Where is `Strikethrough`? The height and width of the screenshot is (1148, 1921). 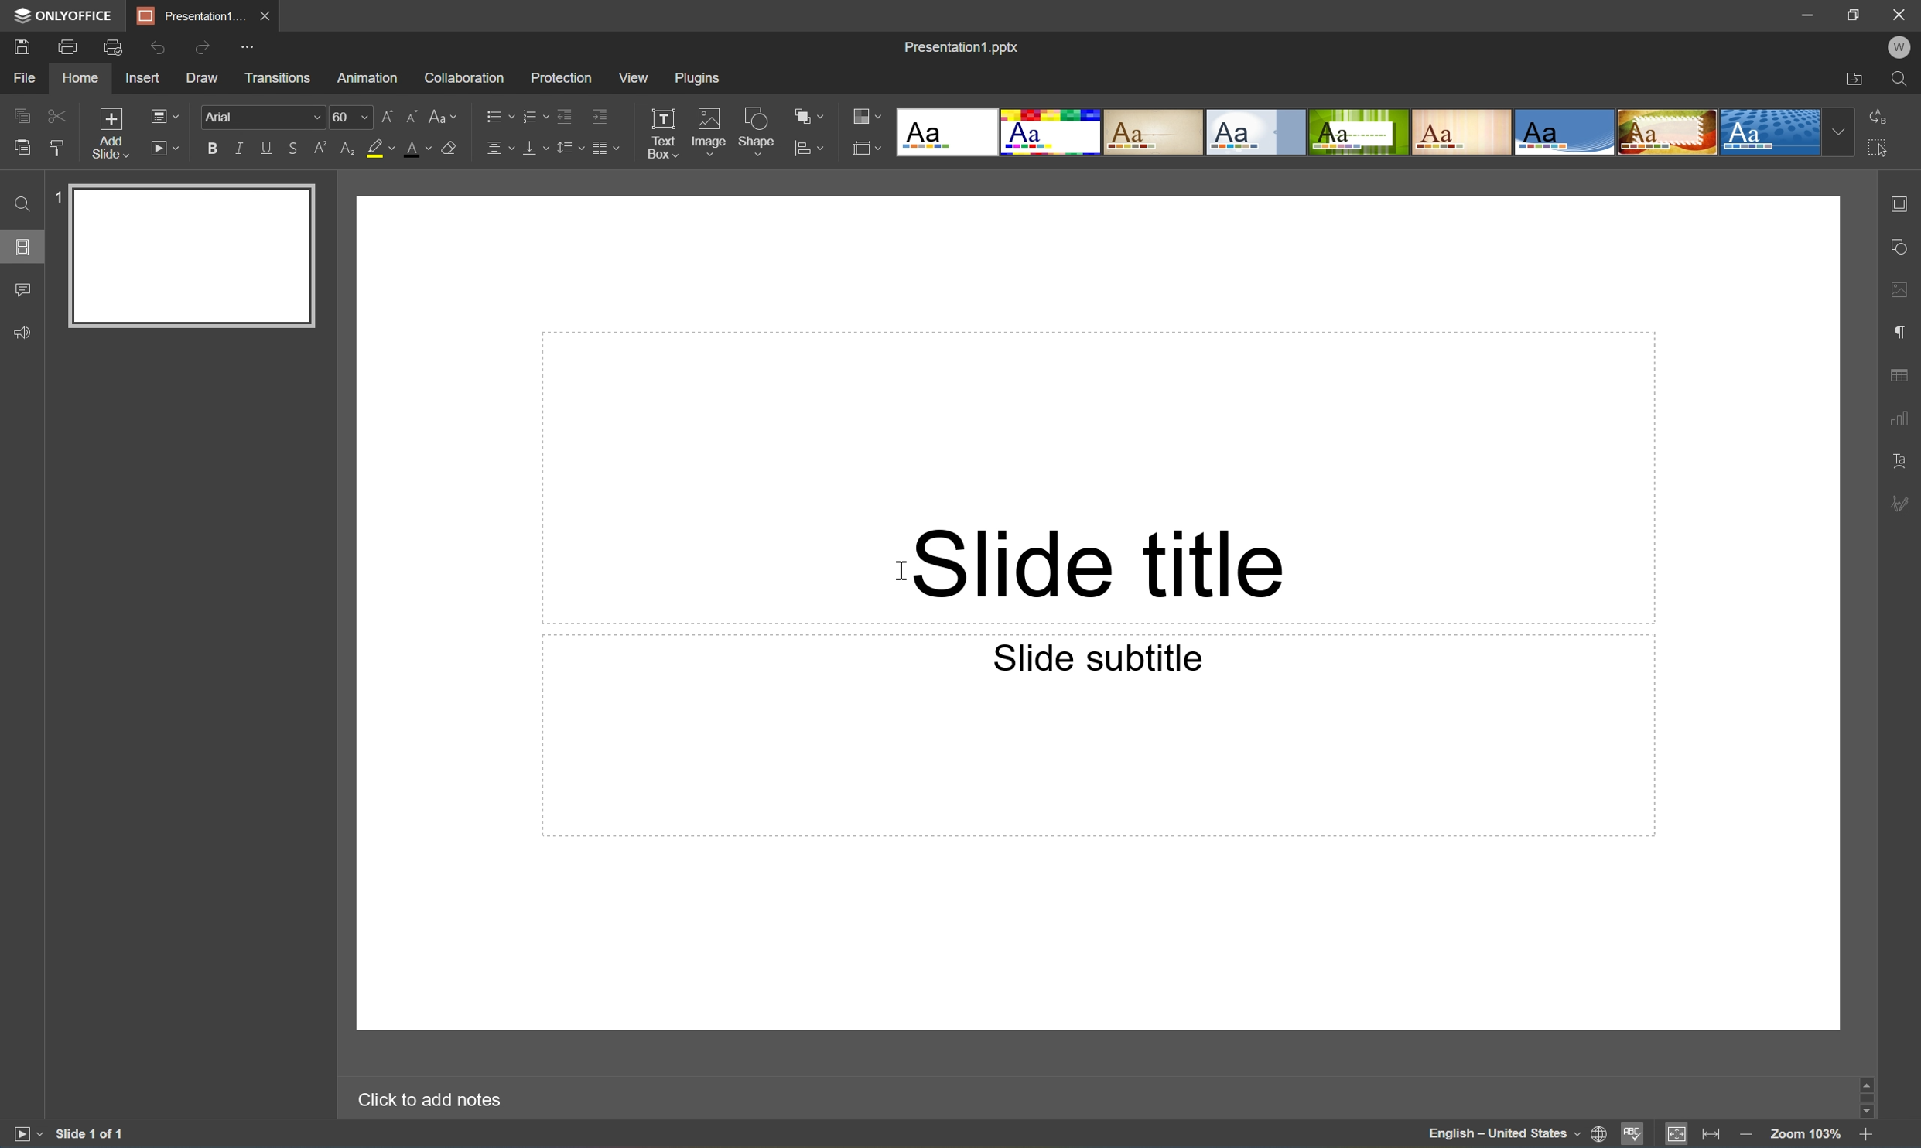
Strikethrough is located at coordinates (292, 148).